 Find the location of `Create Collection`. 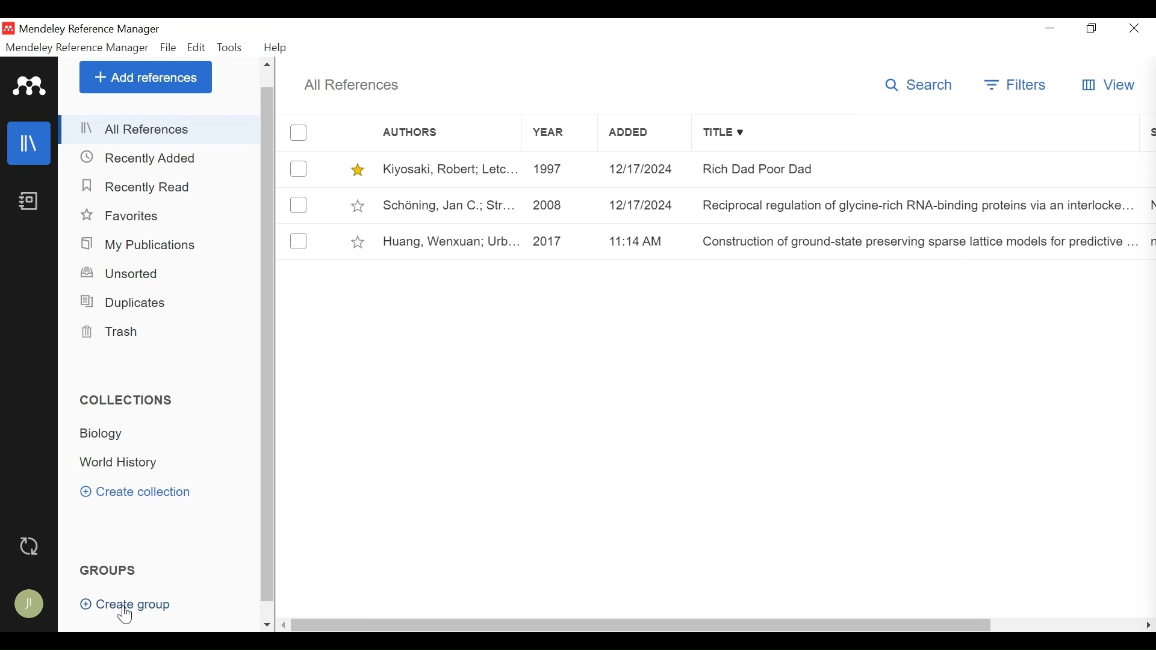

Create Collection is located at coordinates (135, 491).